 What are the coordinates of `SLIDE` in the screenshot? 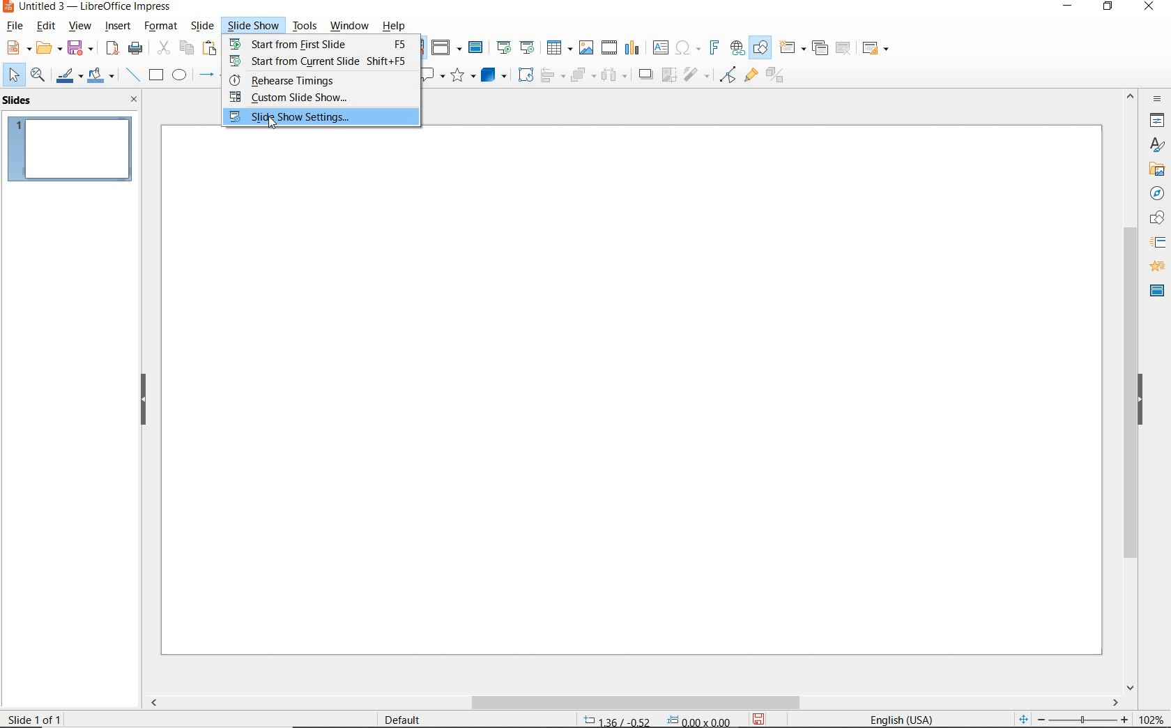 It's located at (203, 24).